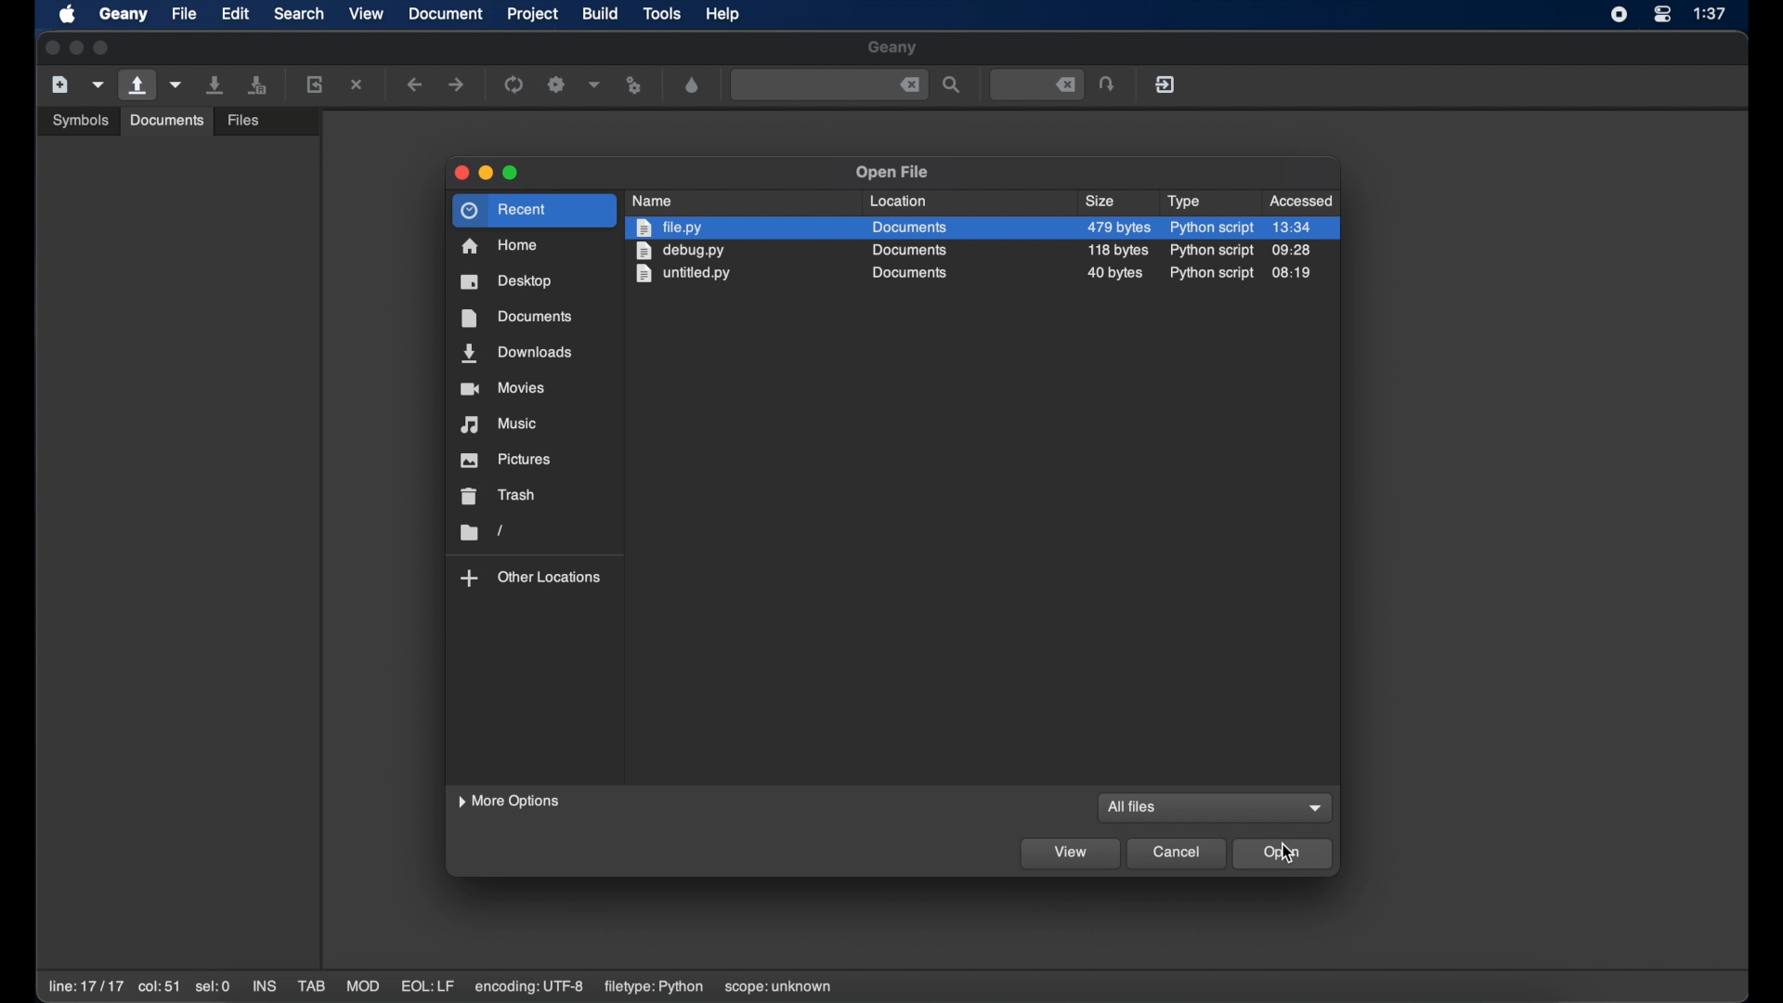  What do you see at coordinates (1293, 272) in the screenshot?
I see `08:19` at bounding box center [1293, 272].